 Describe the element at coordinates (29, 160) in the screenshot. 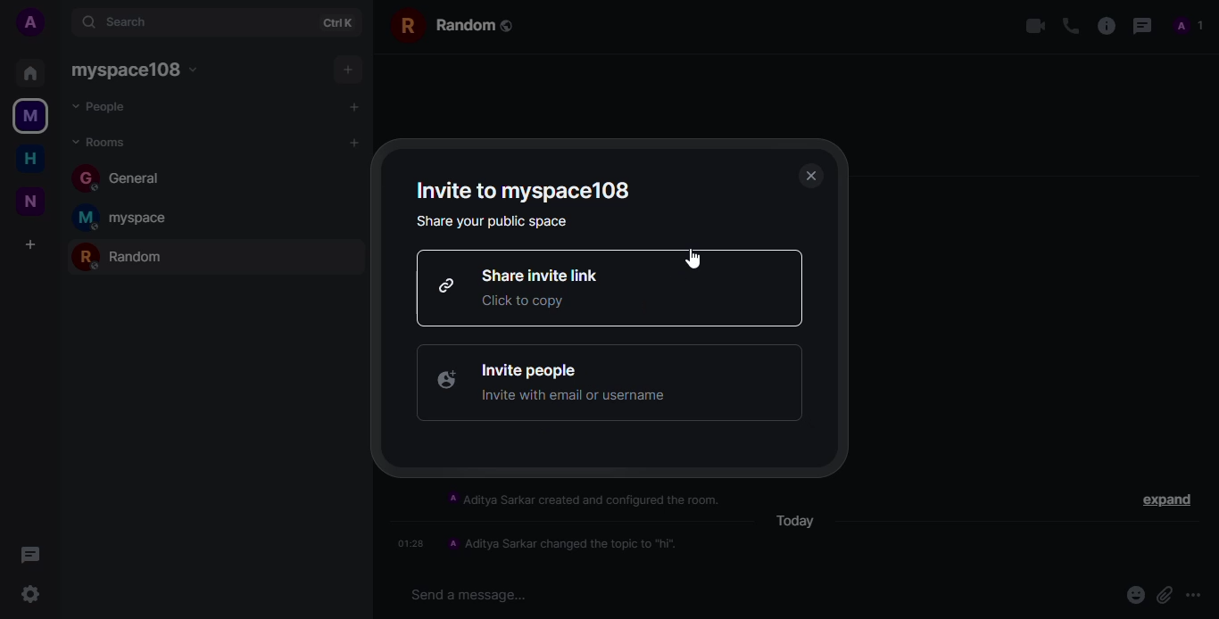

I see `home` at that location.